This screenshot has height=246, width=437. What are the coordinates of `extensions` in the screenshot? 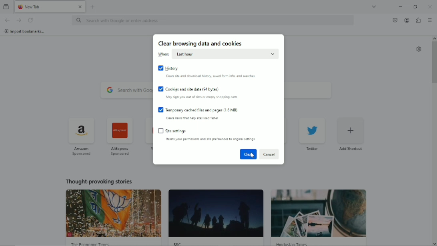 It's located at (418, 20).